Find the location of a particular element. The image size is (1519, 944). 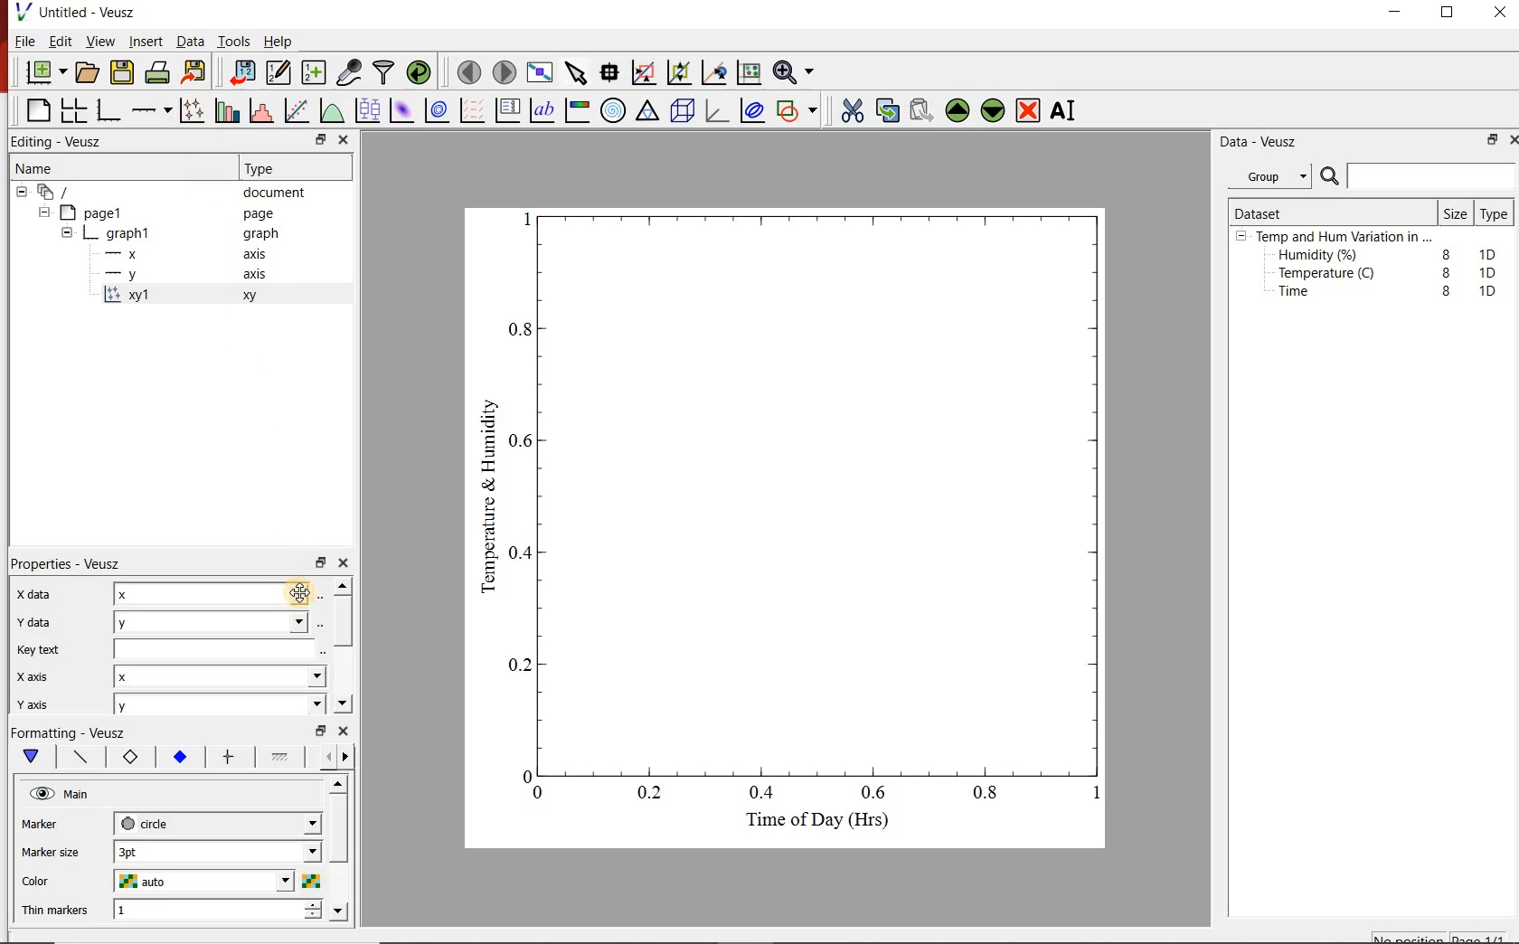

8 is located at coordinates (1447, 291).